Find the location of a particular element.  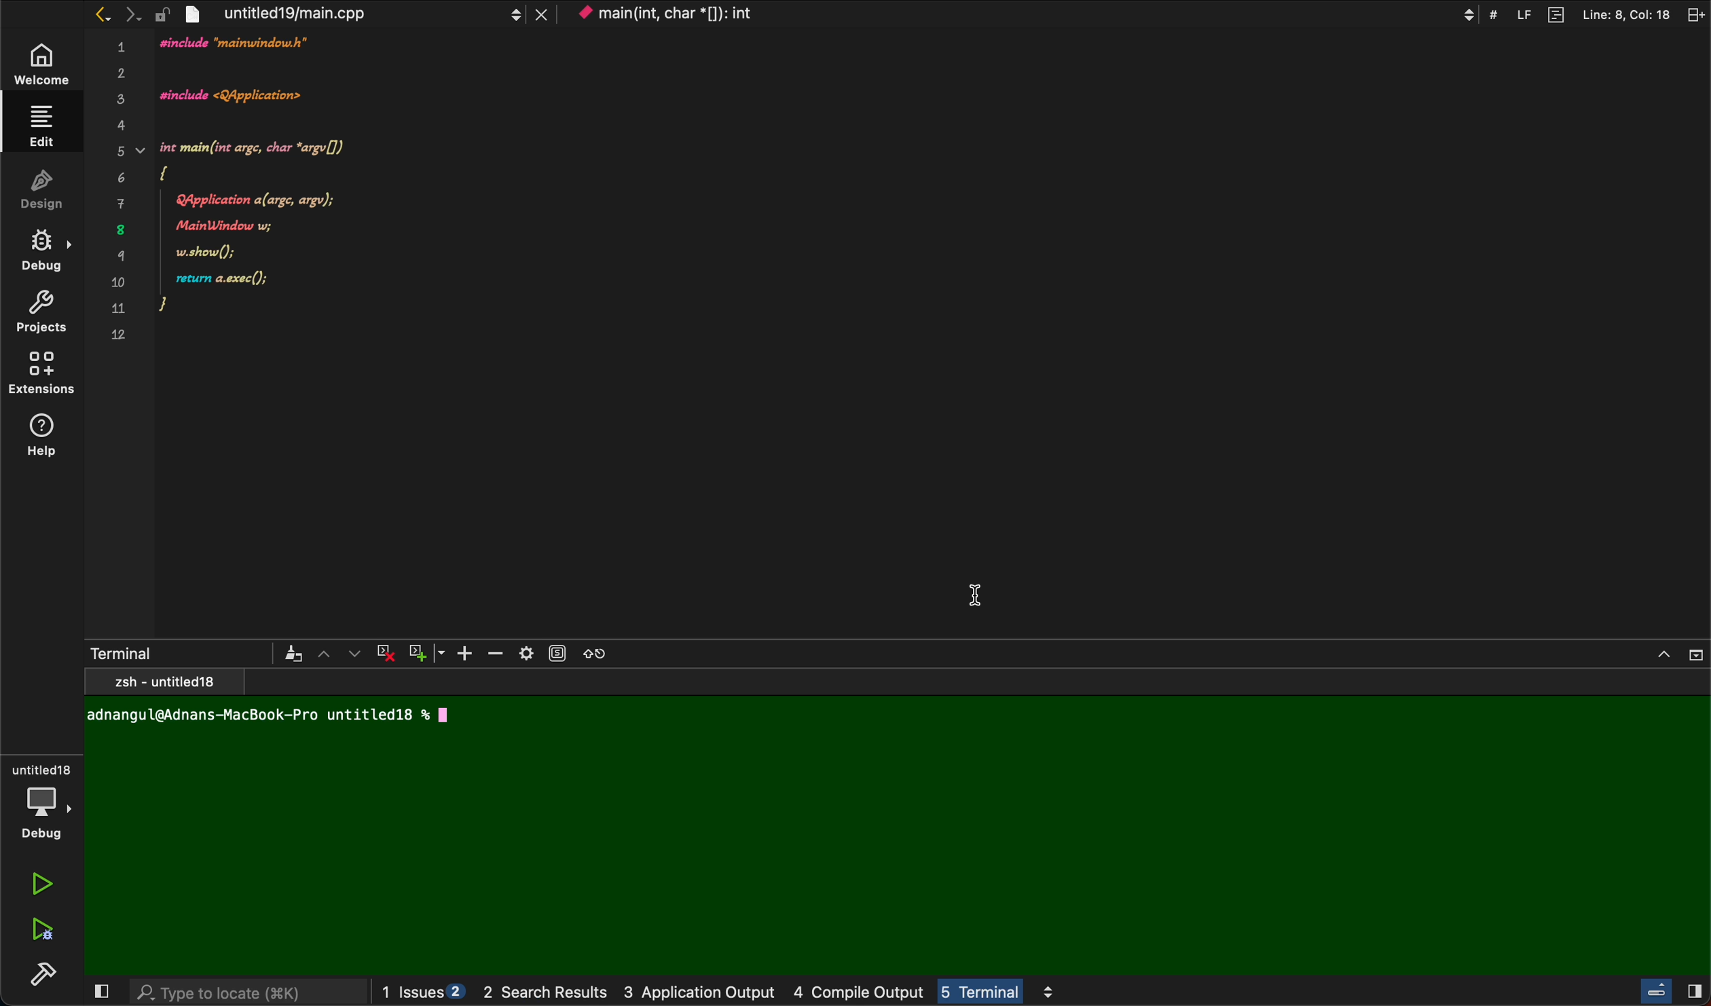

build is located at coordinates (48, 977).